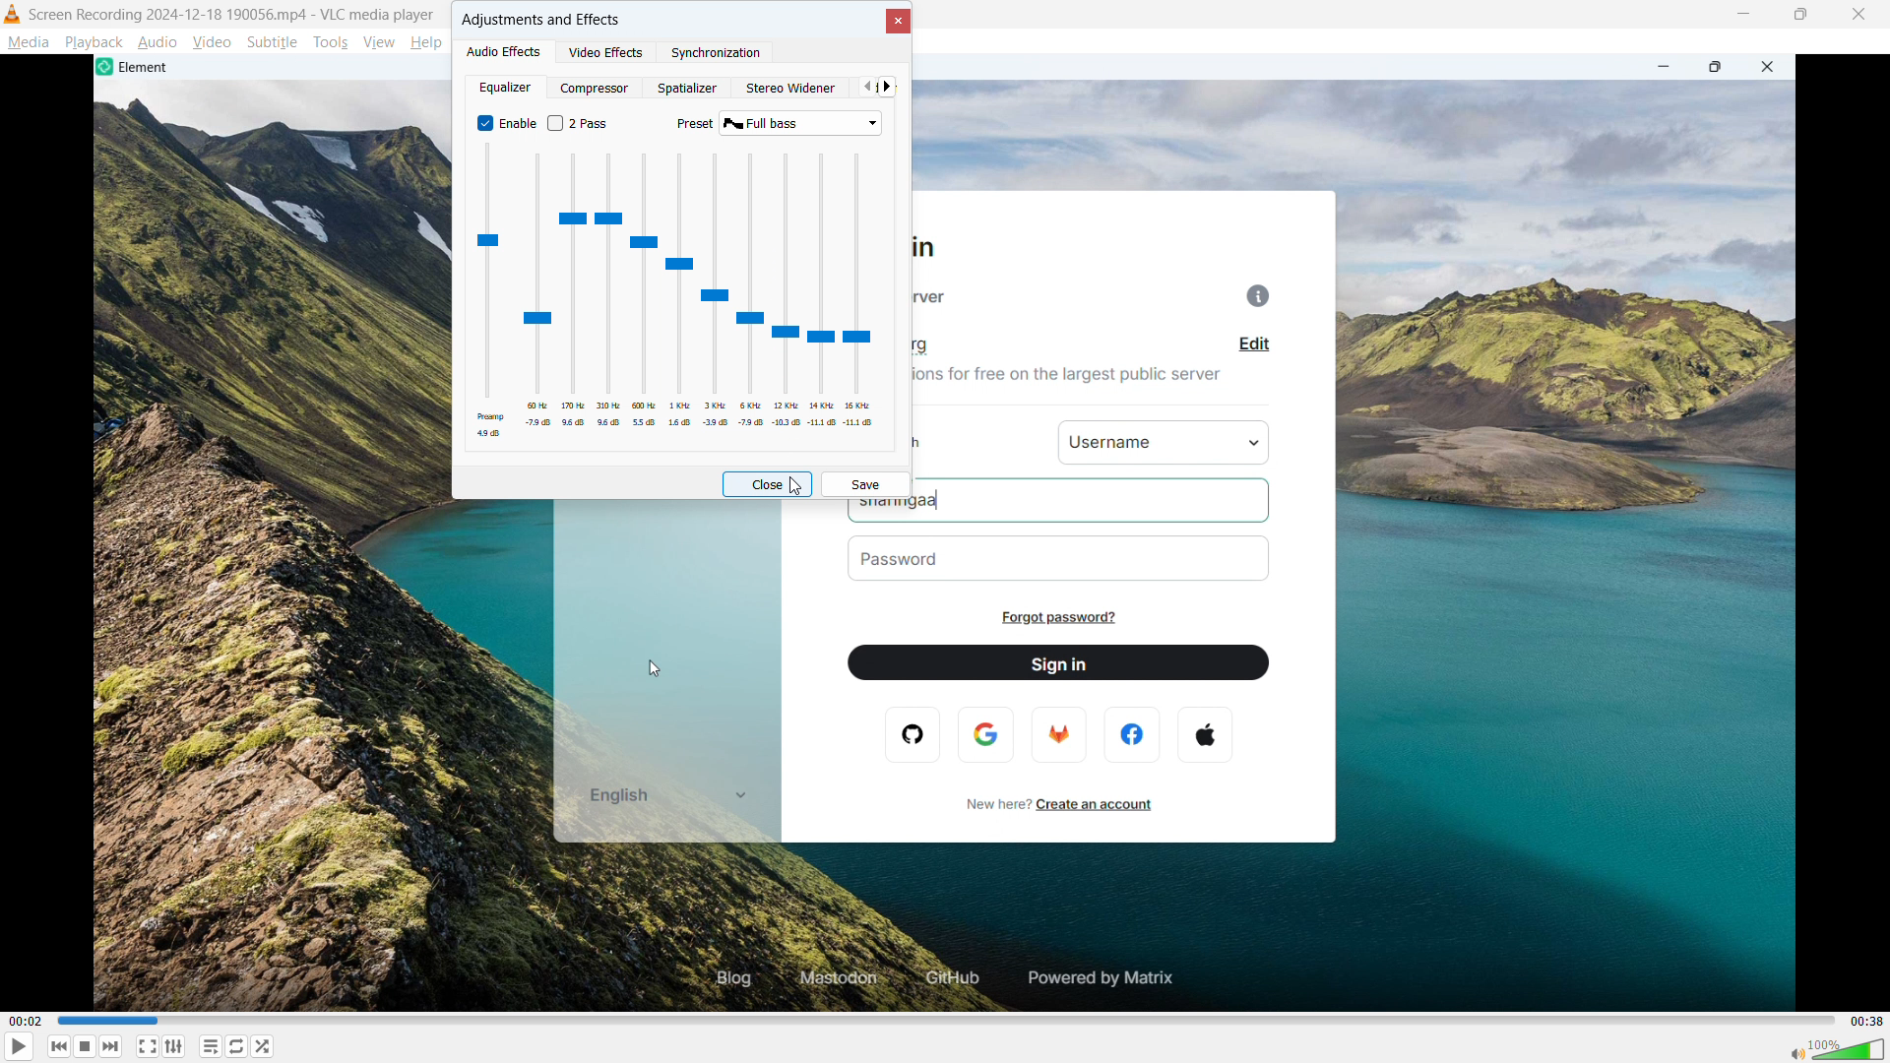 Image resolution: width=1890 pixels, height=1063 pixels. Describe the element at coordinates (248, 1046) in the screenshot. I see `Toggle between loop all, one loop and no loop` at that location.